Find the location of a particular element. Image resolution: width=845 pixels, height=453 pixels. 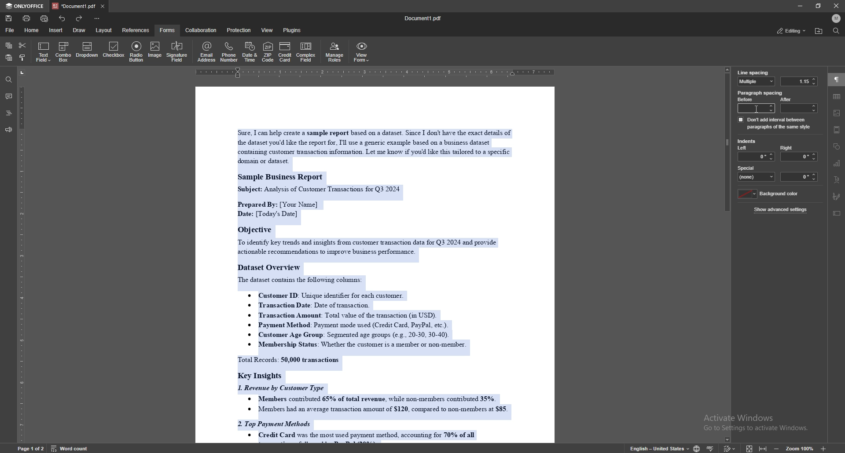

track change is located at coordinates (730, 447).